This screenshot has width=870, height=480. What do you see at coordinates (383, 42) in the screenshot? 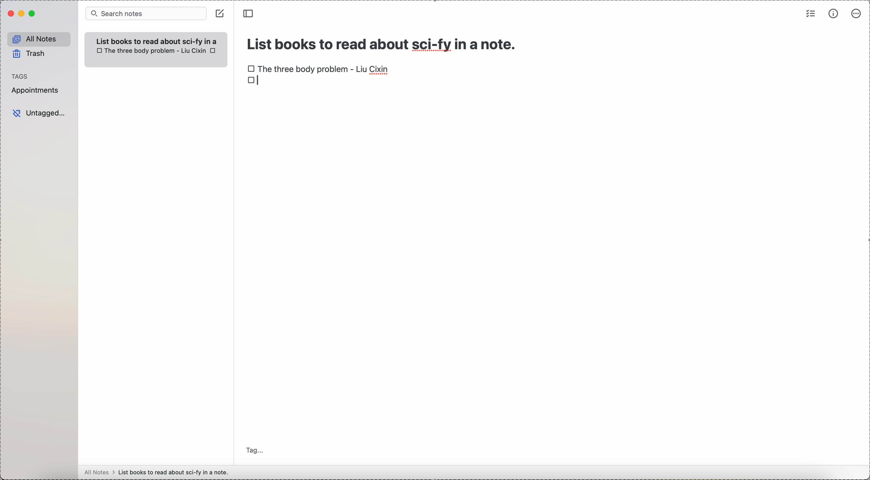
I see `title: List books to read about sci-fy in a note.` at bounding box center [383, 42].